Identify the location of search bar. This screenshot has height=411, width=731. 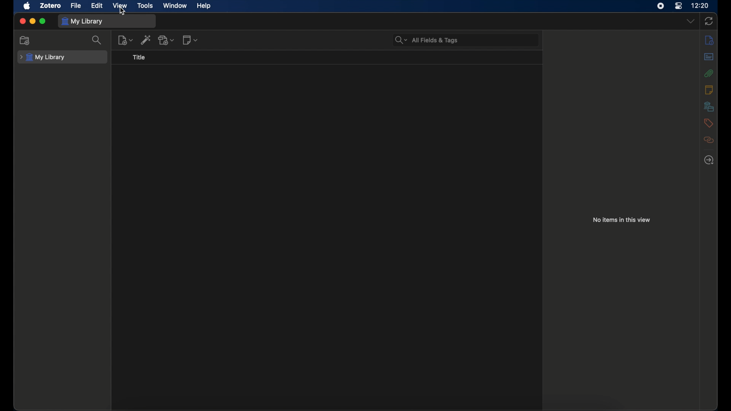
(426, 40).